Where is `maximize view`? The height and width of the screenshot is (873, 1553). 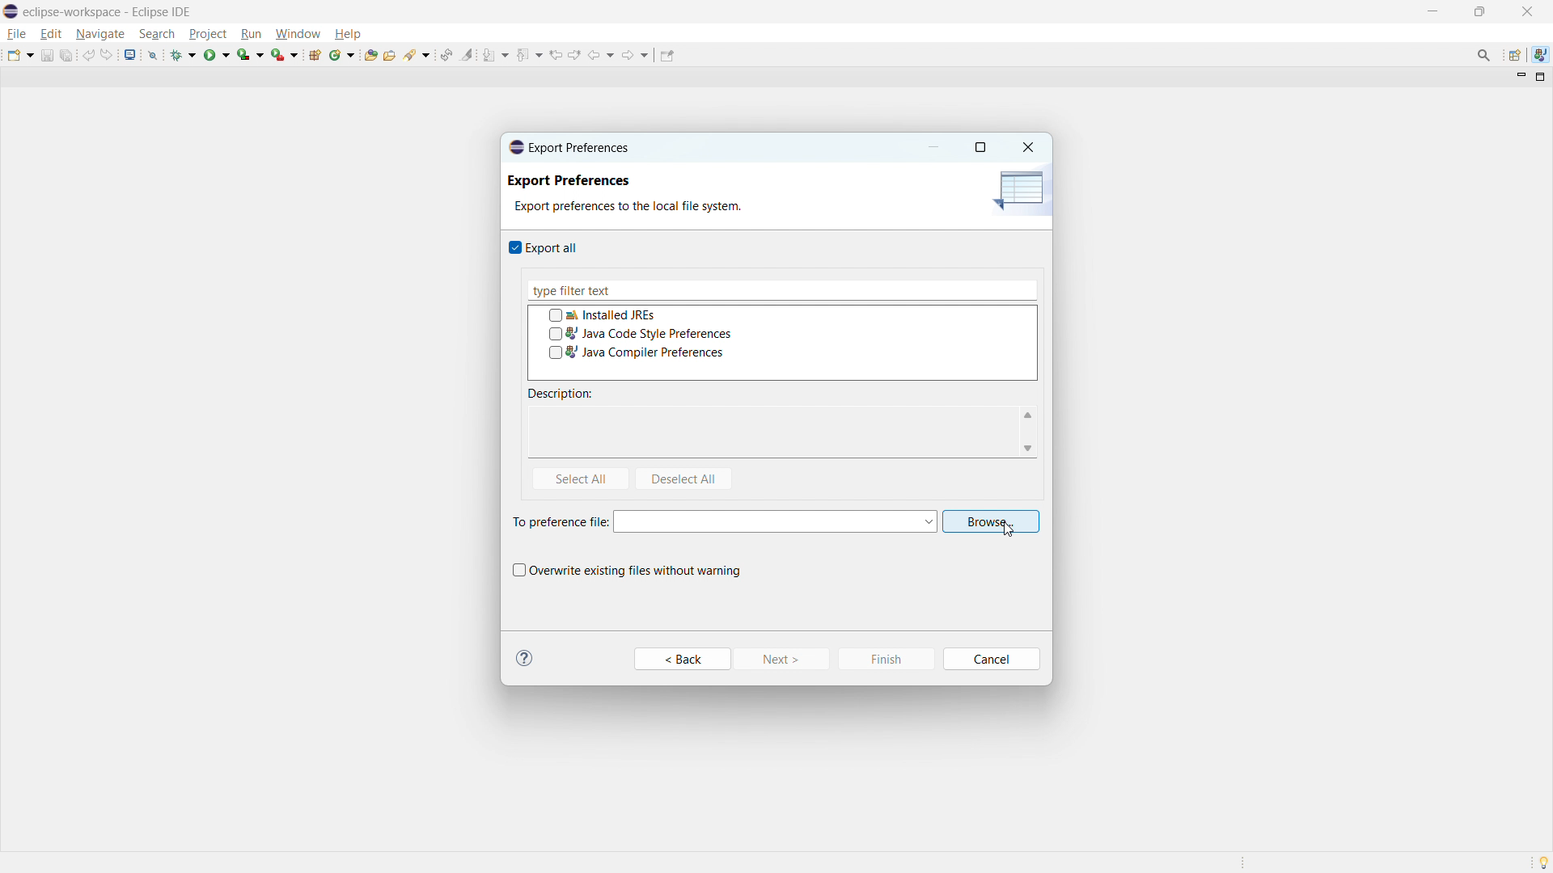
maximize view is located at coordinates (1541, 77).